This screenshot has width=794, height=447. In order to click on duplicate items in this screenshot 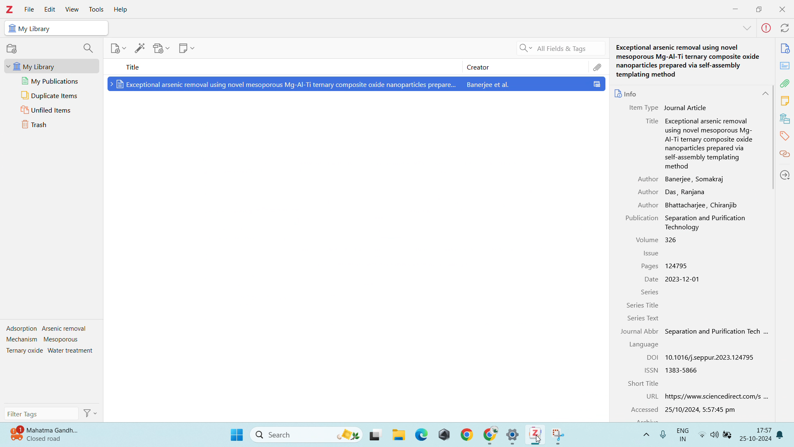, I will do `click(51, 95)`.